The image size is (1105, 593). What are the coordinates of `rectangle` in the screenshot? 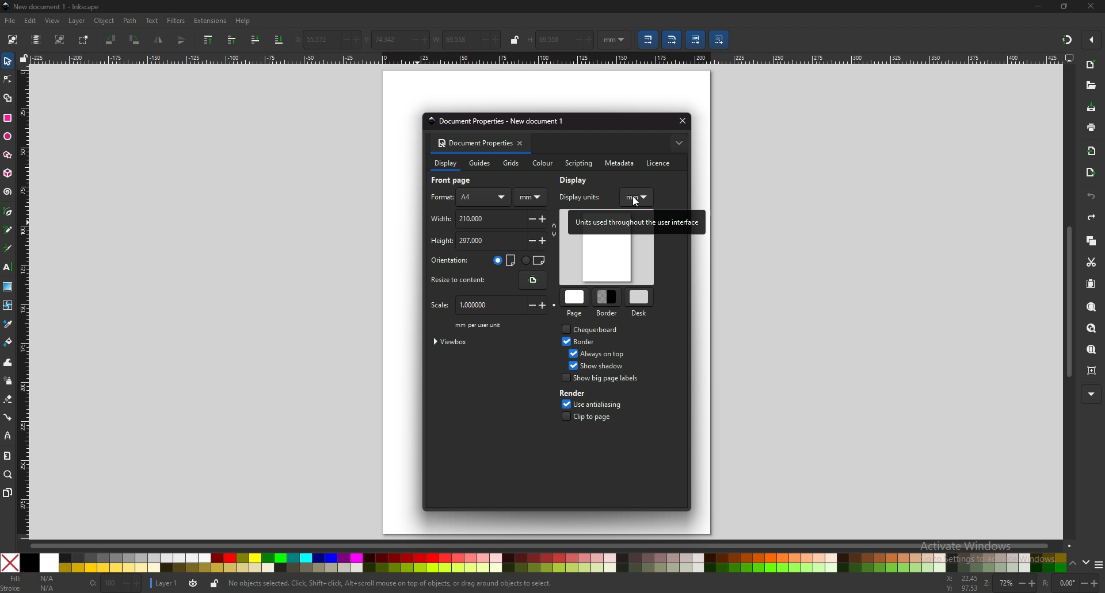 It's located at (7, 118).